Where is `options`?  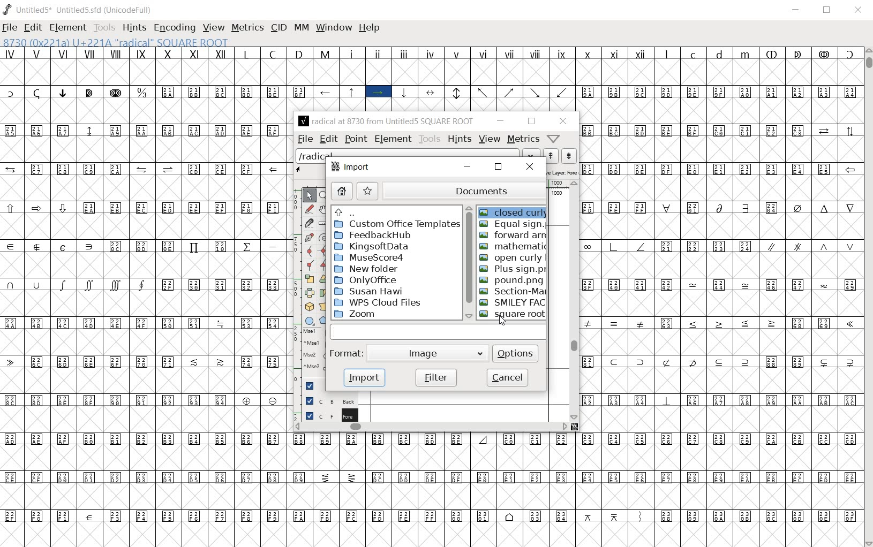
options is located at coordinates (516, 353).